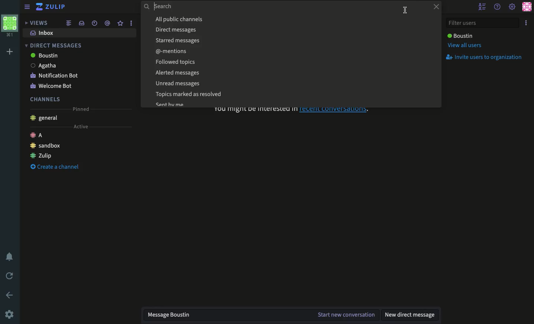 The image size is (534, 324). I want to click on cursor, so click(405, 10).